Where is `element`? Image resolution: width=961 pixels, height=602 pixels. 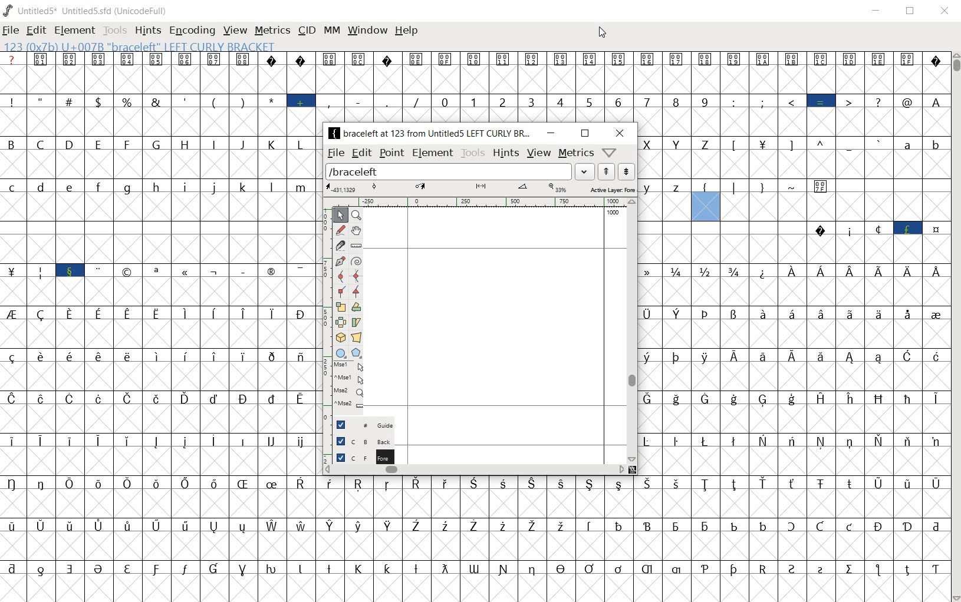 element is located at coordinates (74, 31).